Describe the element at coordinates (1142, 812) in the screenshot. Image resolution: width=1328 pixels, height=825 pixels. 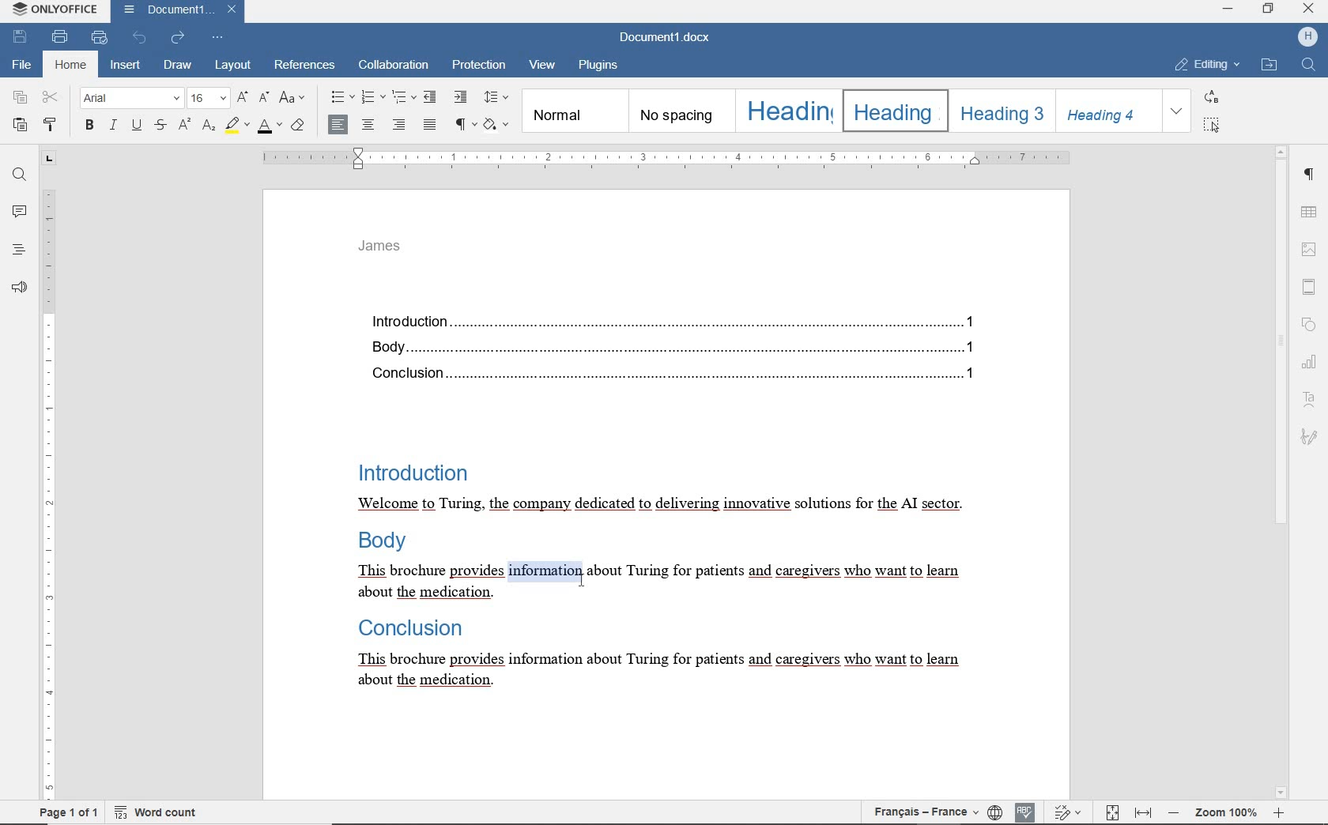
I see `FIT TO WIDTH` at that location.